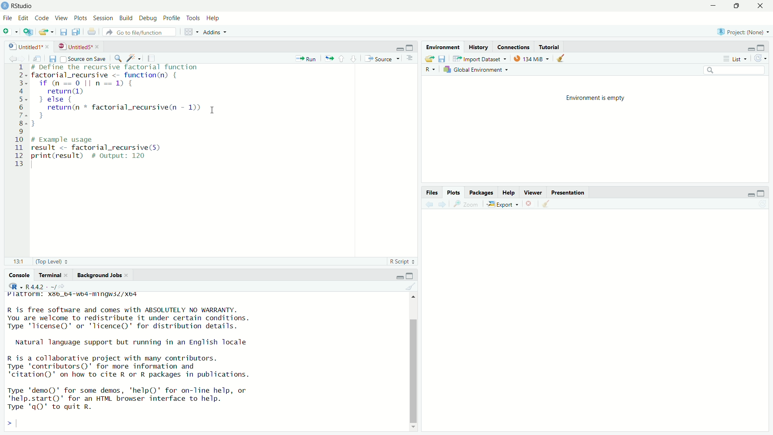 The width and height of the screenshot is (773, 435). I want to click on Tutorial, so click(551, 46).